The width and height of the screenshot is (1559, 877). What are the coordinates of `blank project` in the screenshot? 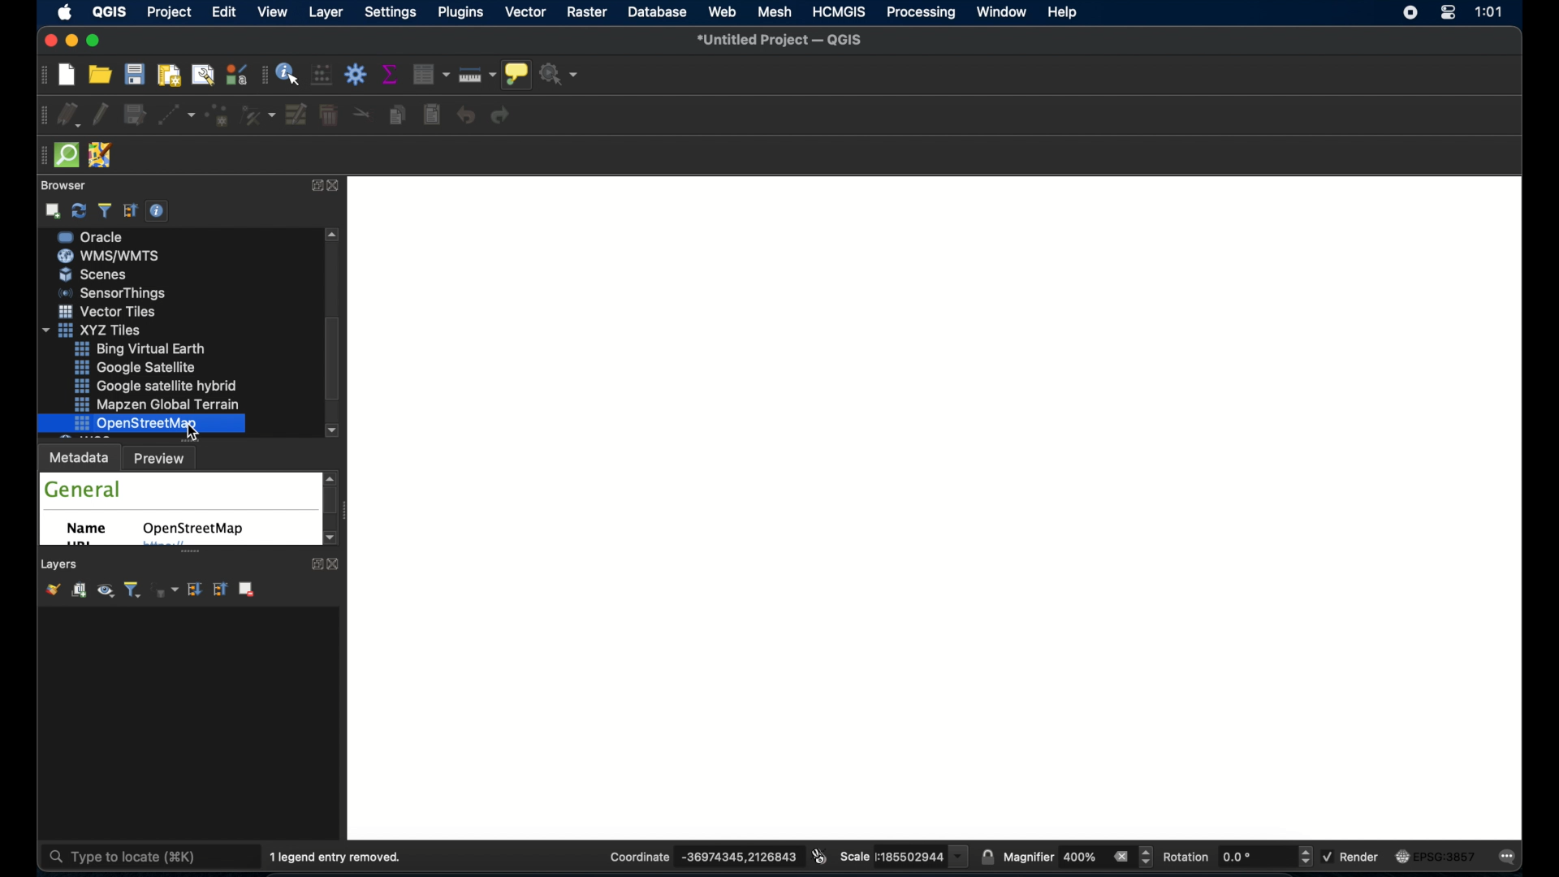 It's located at (941, 505).